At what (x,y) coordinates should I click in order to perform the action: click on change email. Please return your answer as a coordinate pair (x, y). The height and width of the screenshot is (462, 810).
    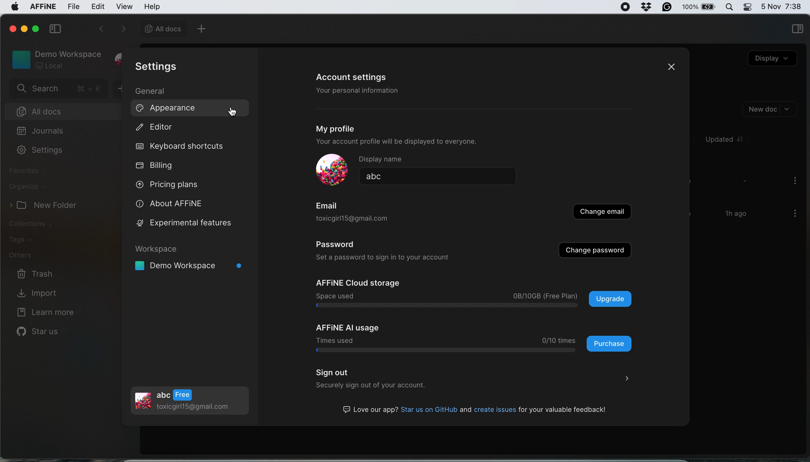
    Looking at the image, I should click on (601, 211).